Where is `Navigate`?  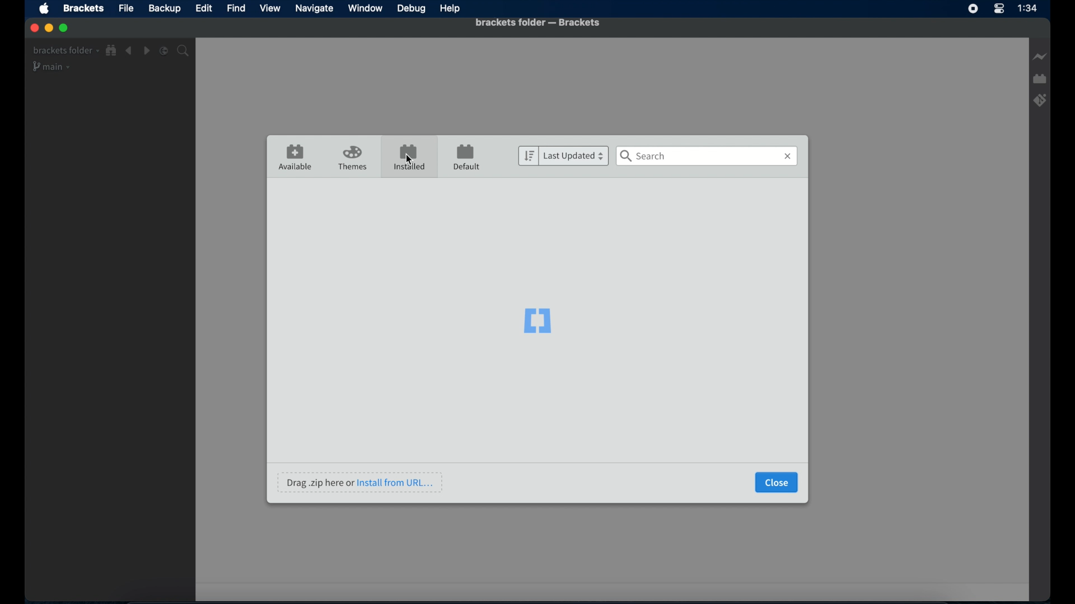 Navigate is located at coordinates (314, 9).